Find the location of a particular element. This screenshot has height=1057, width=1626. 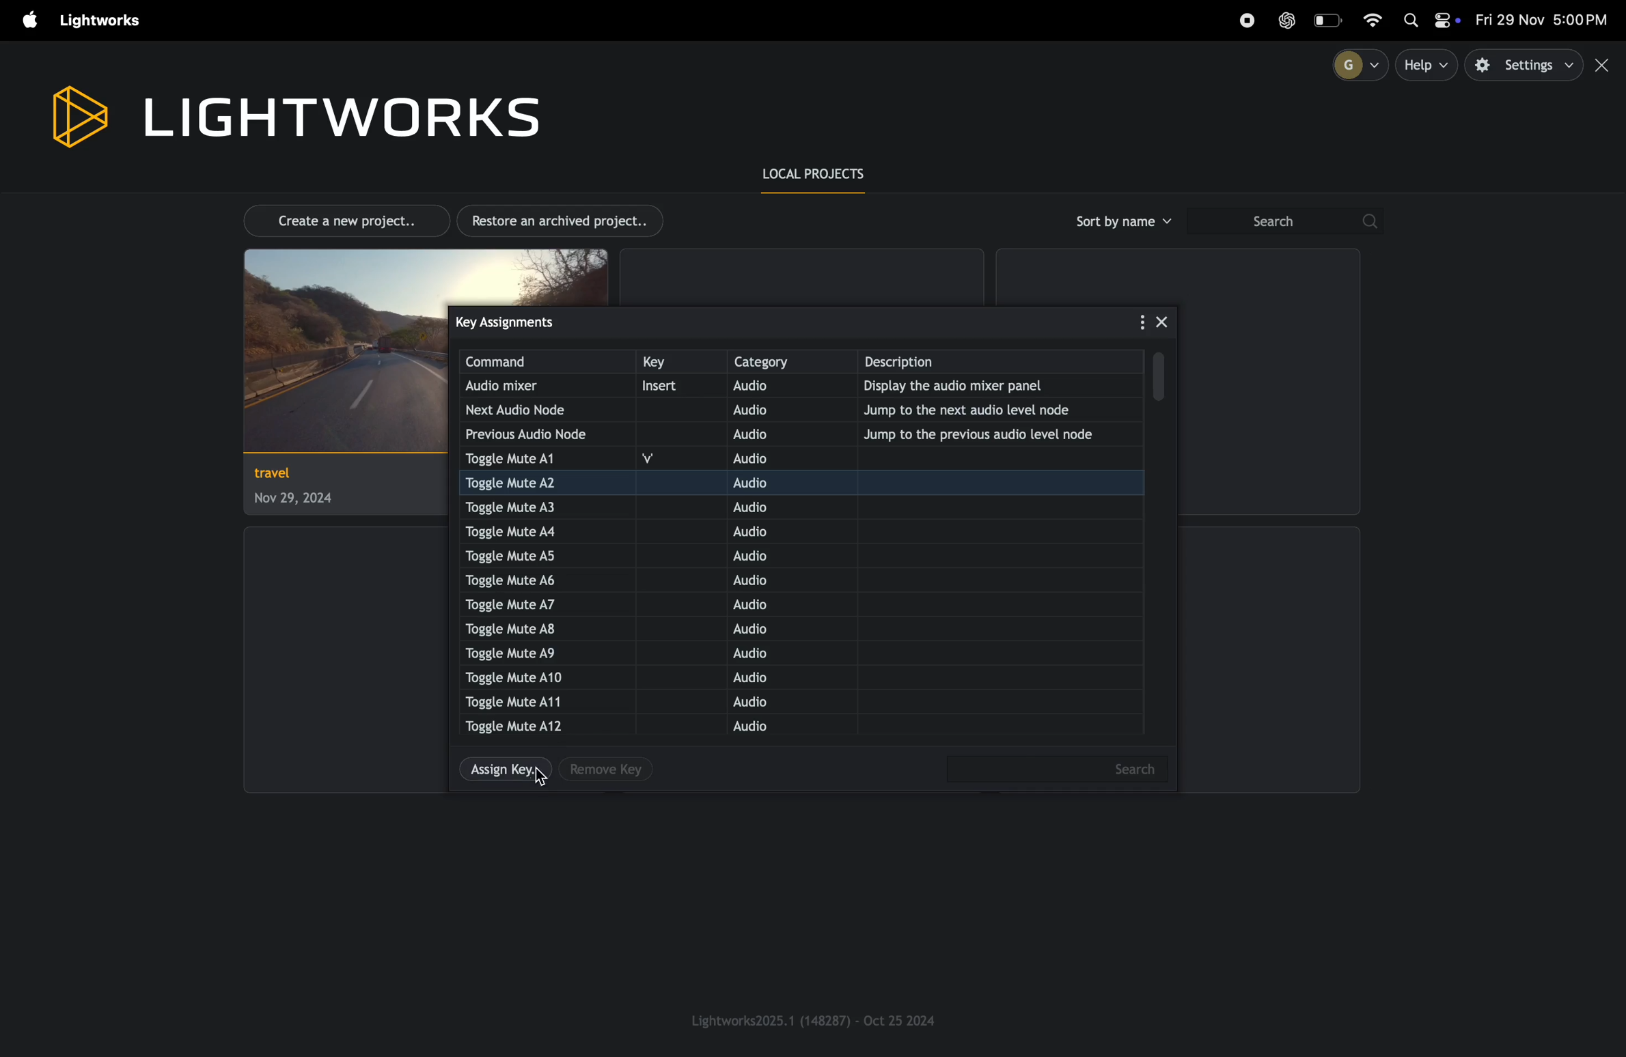

toggle ute A5 is located at coordinates (522, 555).